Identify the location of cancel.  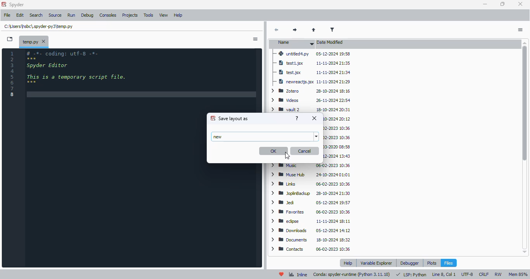
(305, 151).